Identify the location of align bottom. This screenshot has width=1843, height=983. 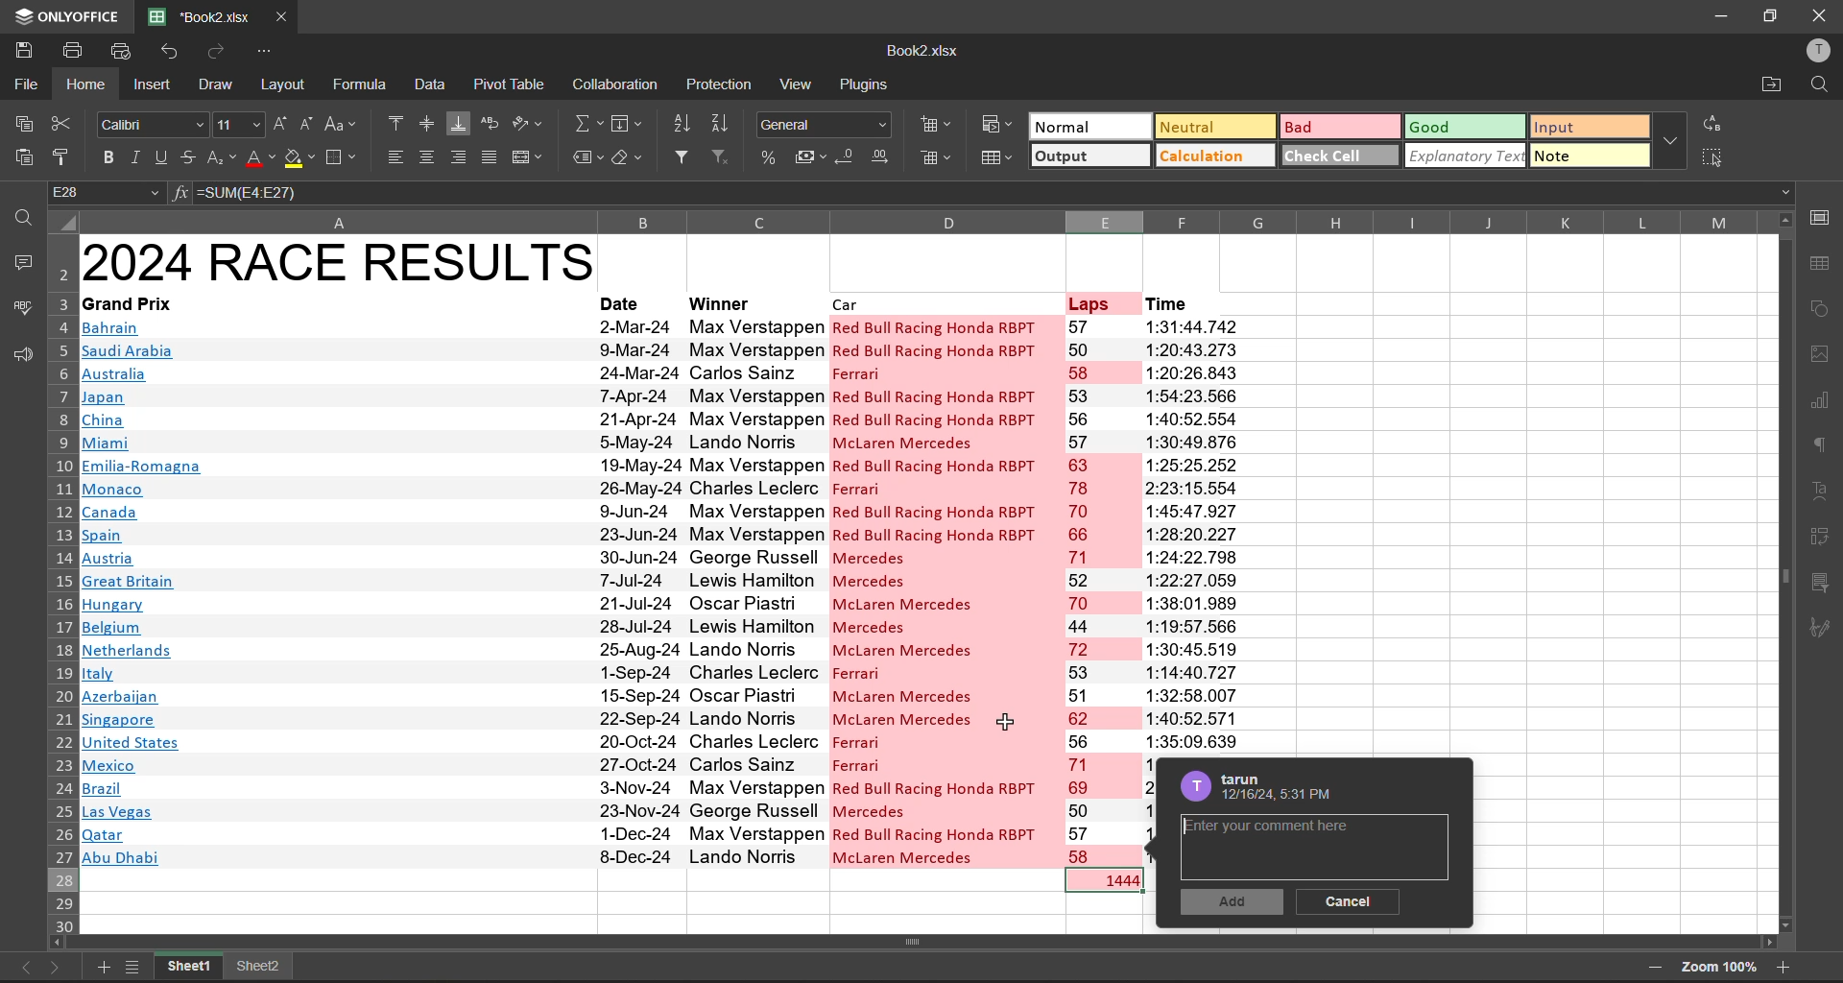
(457, 122).